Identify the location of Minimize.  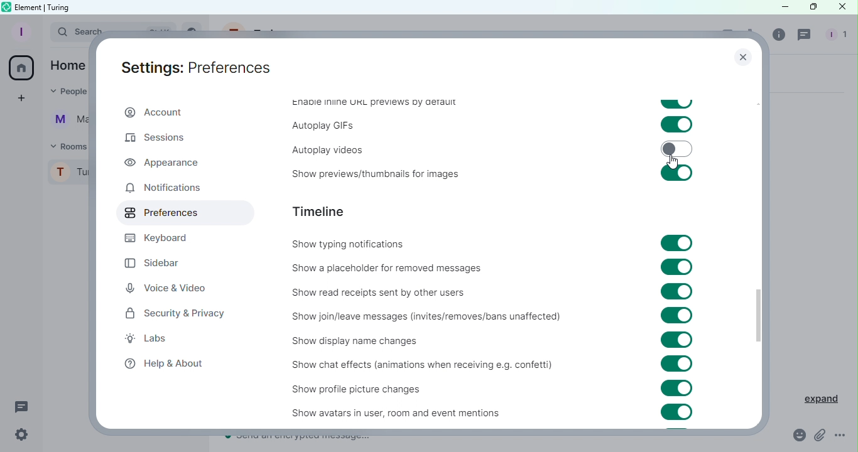
(777, 8).